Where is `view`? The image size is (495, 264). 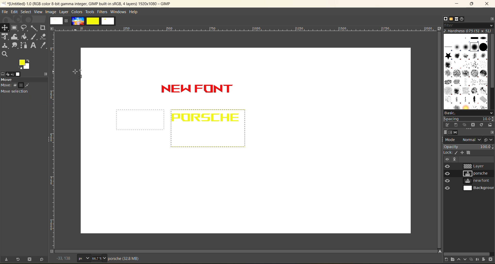
view is located at coordinates (38, 12).